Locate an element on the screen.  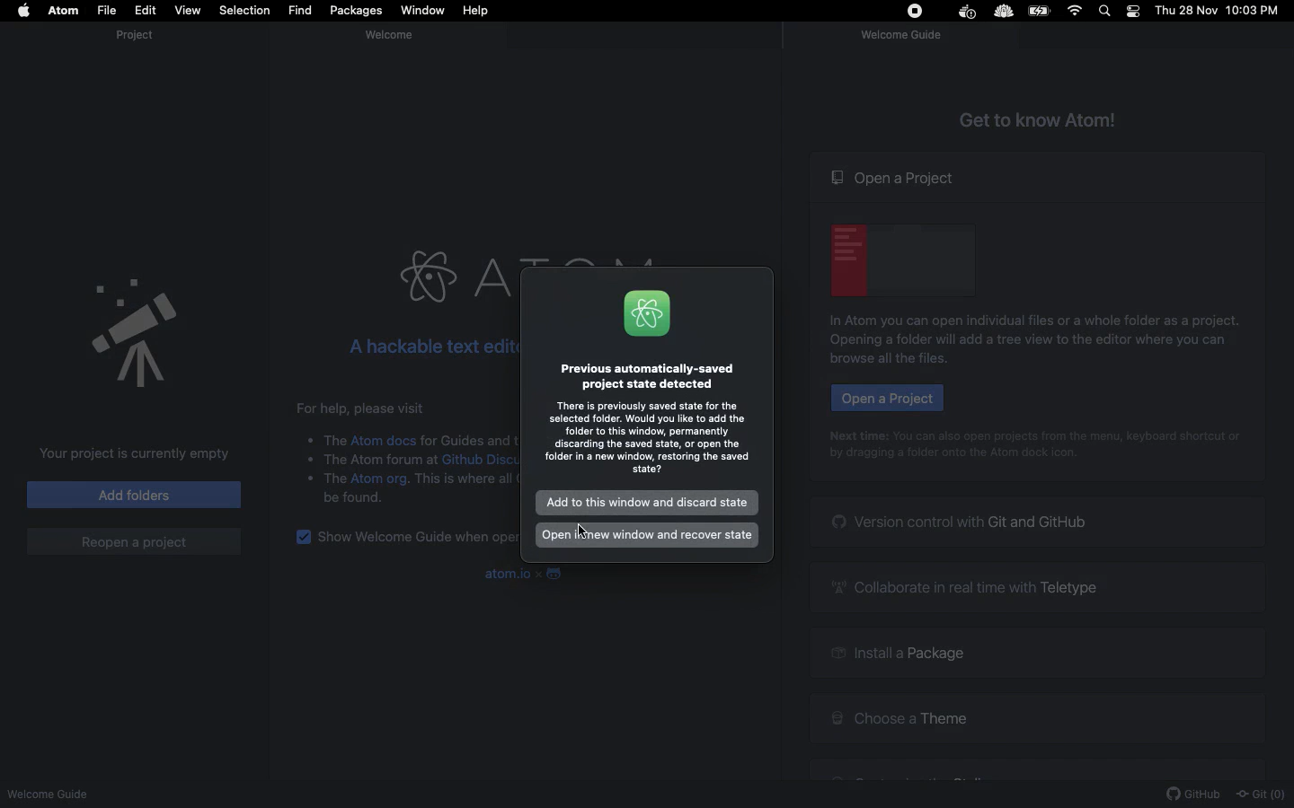
Install a package is located at coordinates (894, 655).